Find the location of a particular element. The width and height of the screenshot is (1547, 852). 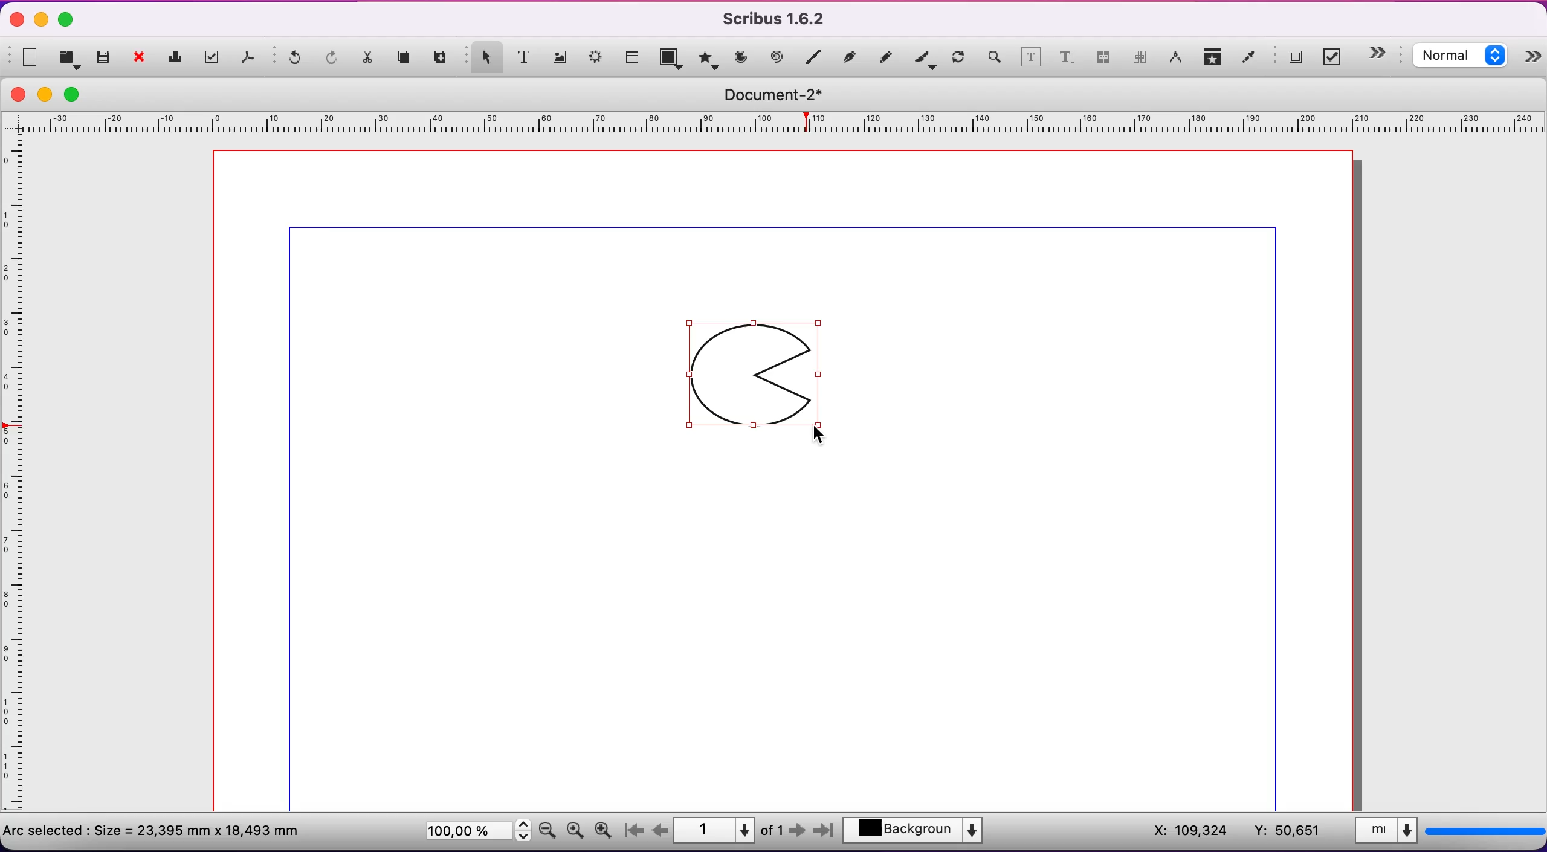

minimize is located at coordinates (42, 19).